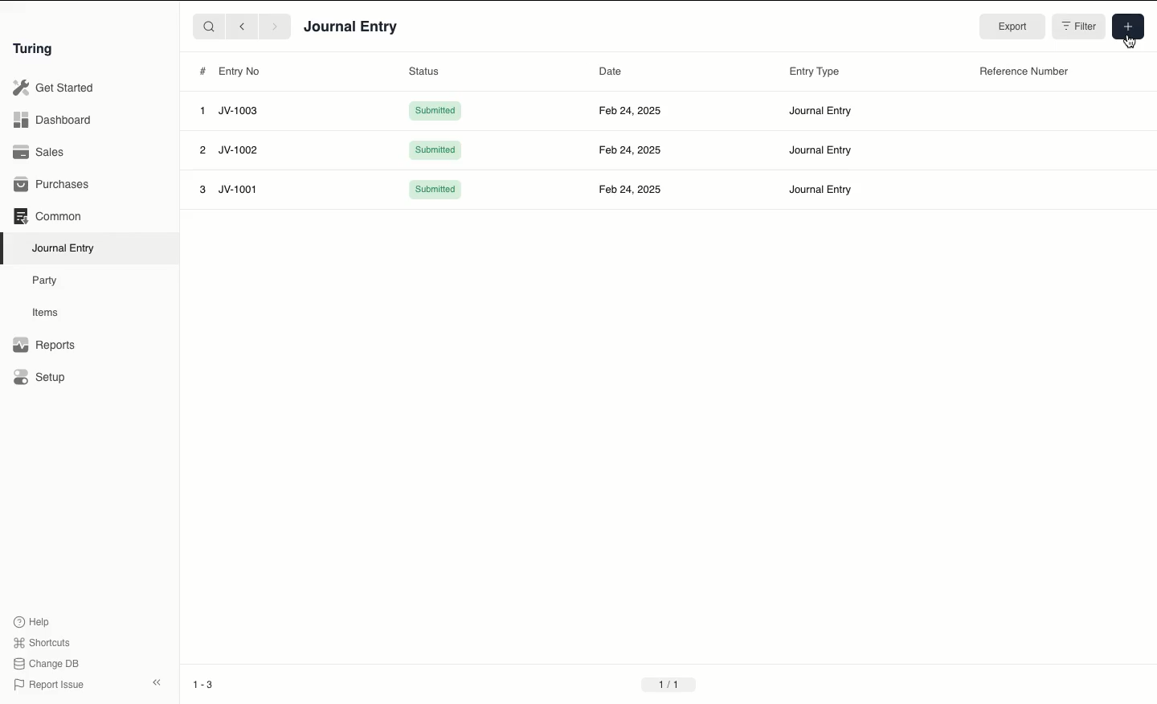 This screenshot has height=704, width=1157. I want to click on Search, so click(208, 26).